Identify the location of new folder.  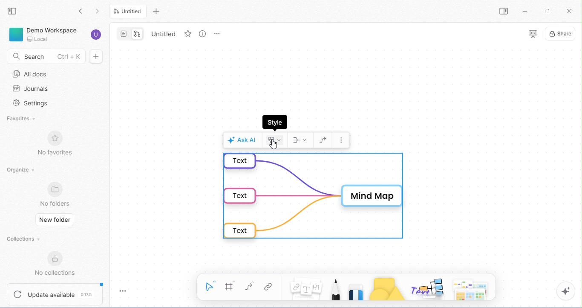
(55, 219).